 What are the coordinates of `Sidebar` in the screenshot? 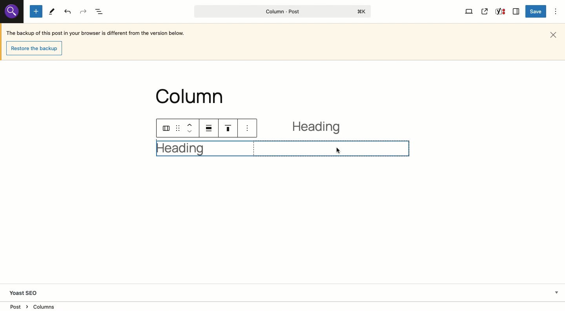 It's located at (516, 11).